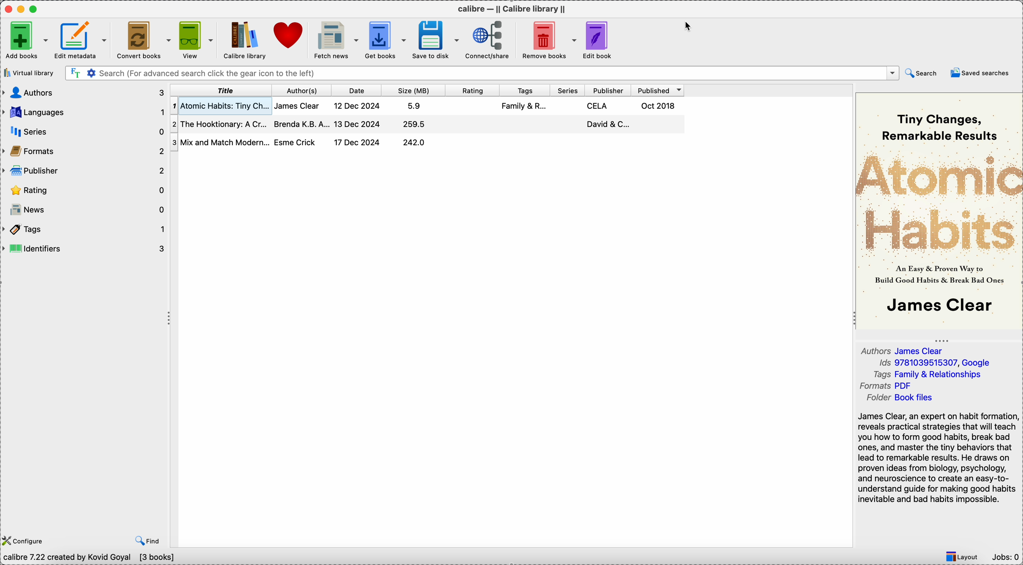 Image resolution: width=1023 pixels, height=565 pixels. Describe the element at coordinates (302, 89) in the screenshot. I see `author(s)` at that location.